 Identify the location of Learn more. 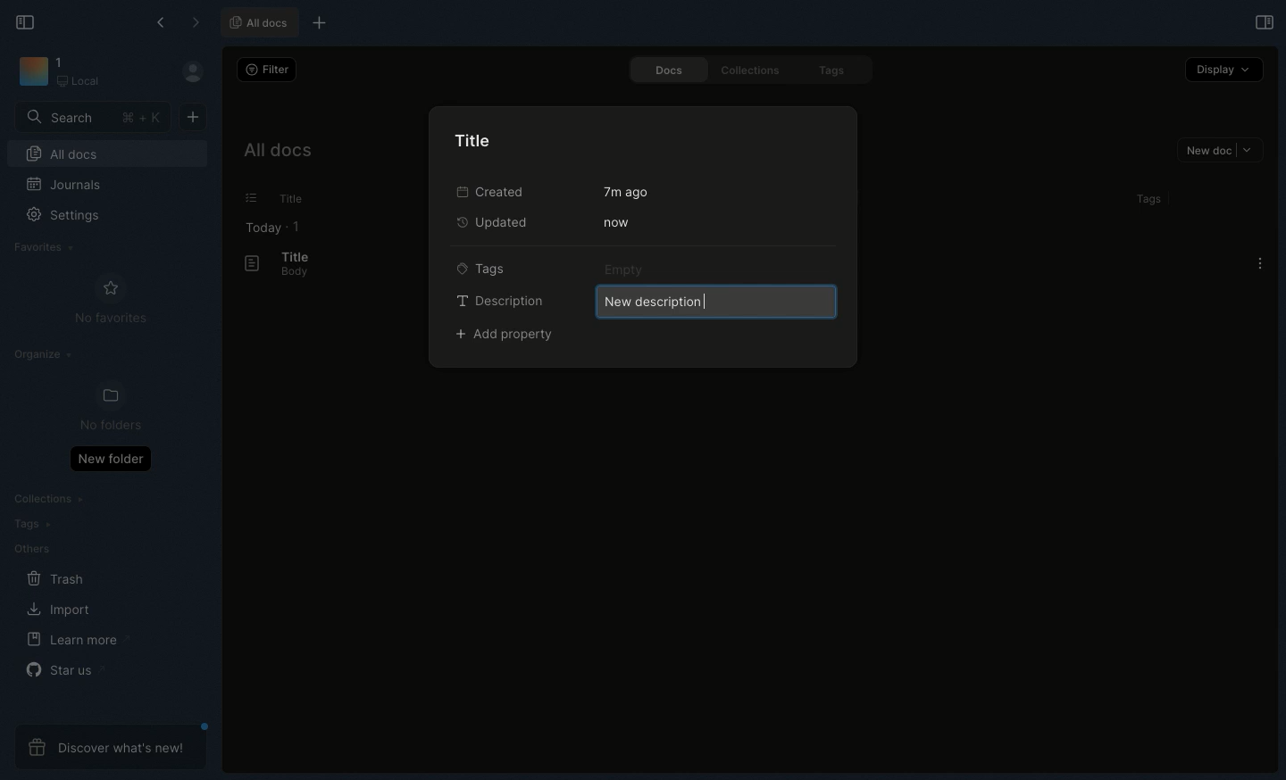
(79, 640).